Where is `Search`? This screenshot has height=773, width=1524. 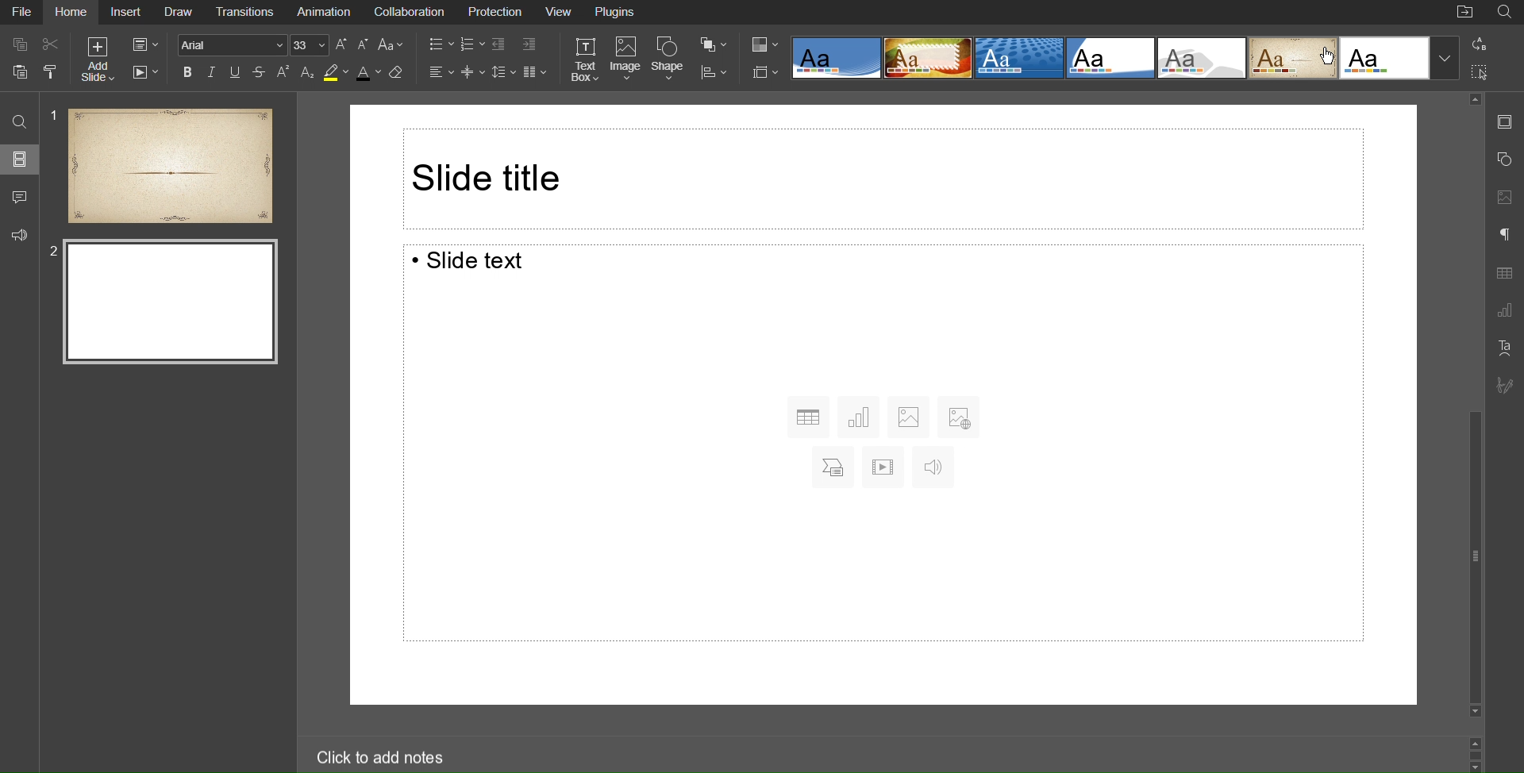
Search is located at coordinates (1505, 12).